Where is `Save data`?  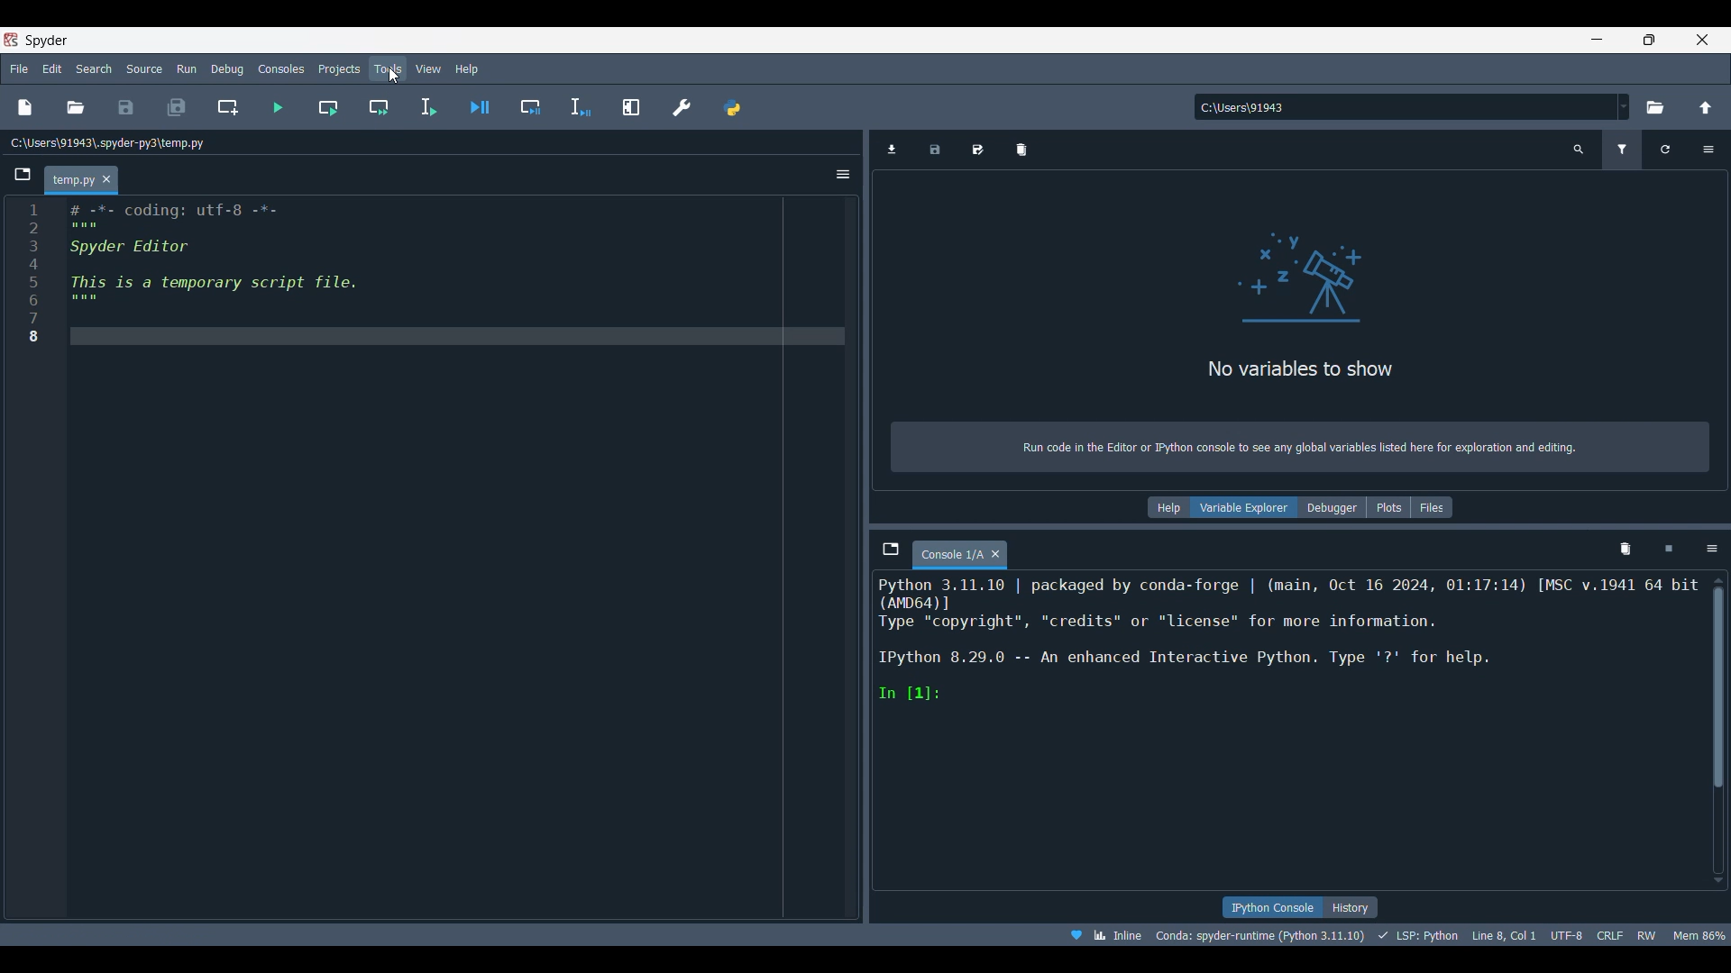
Save data is located at coordinates (935, 150).